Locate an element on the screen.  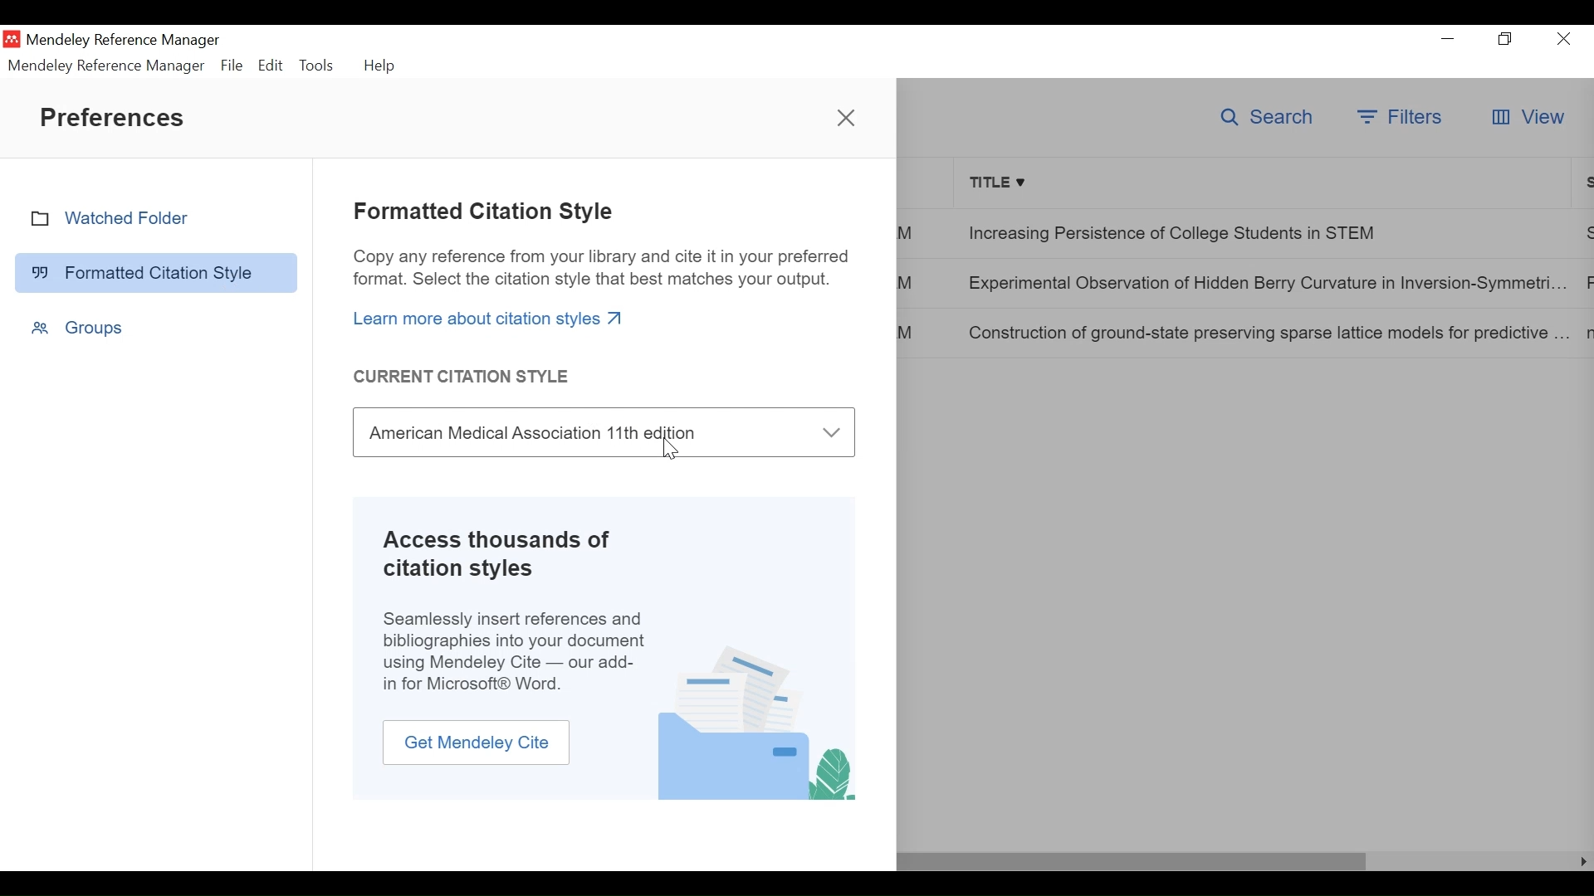
Title is located at coordinates (1264, 182).